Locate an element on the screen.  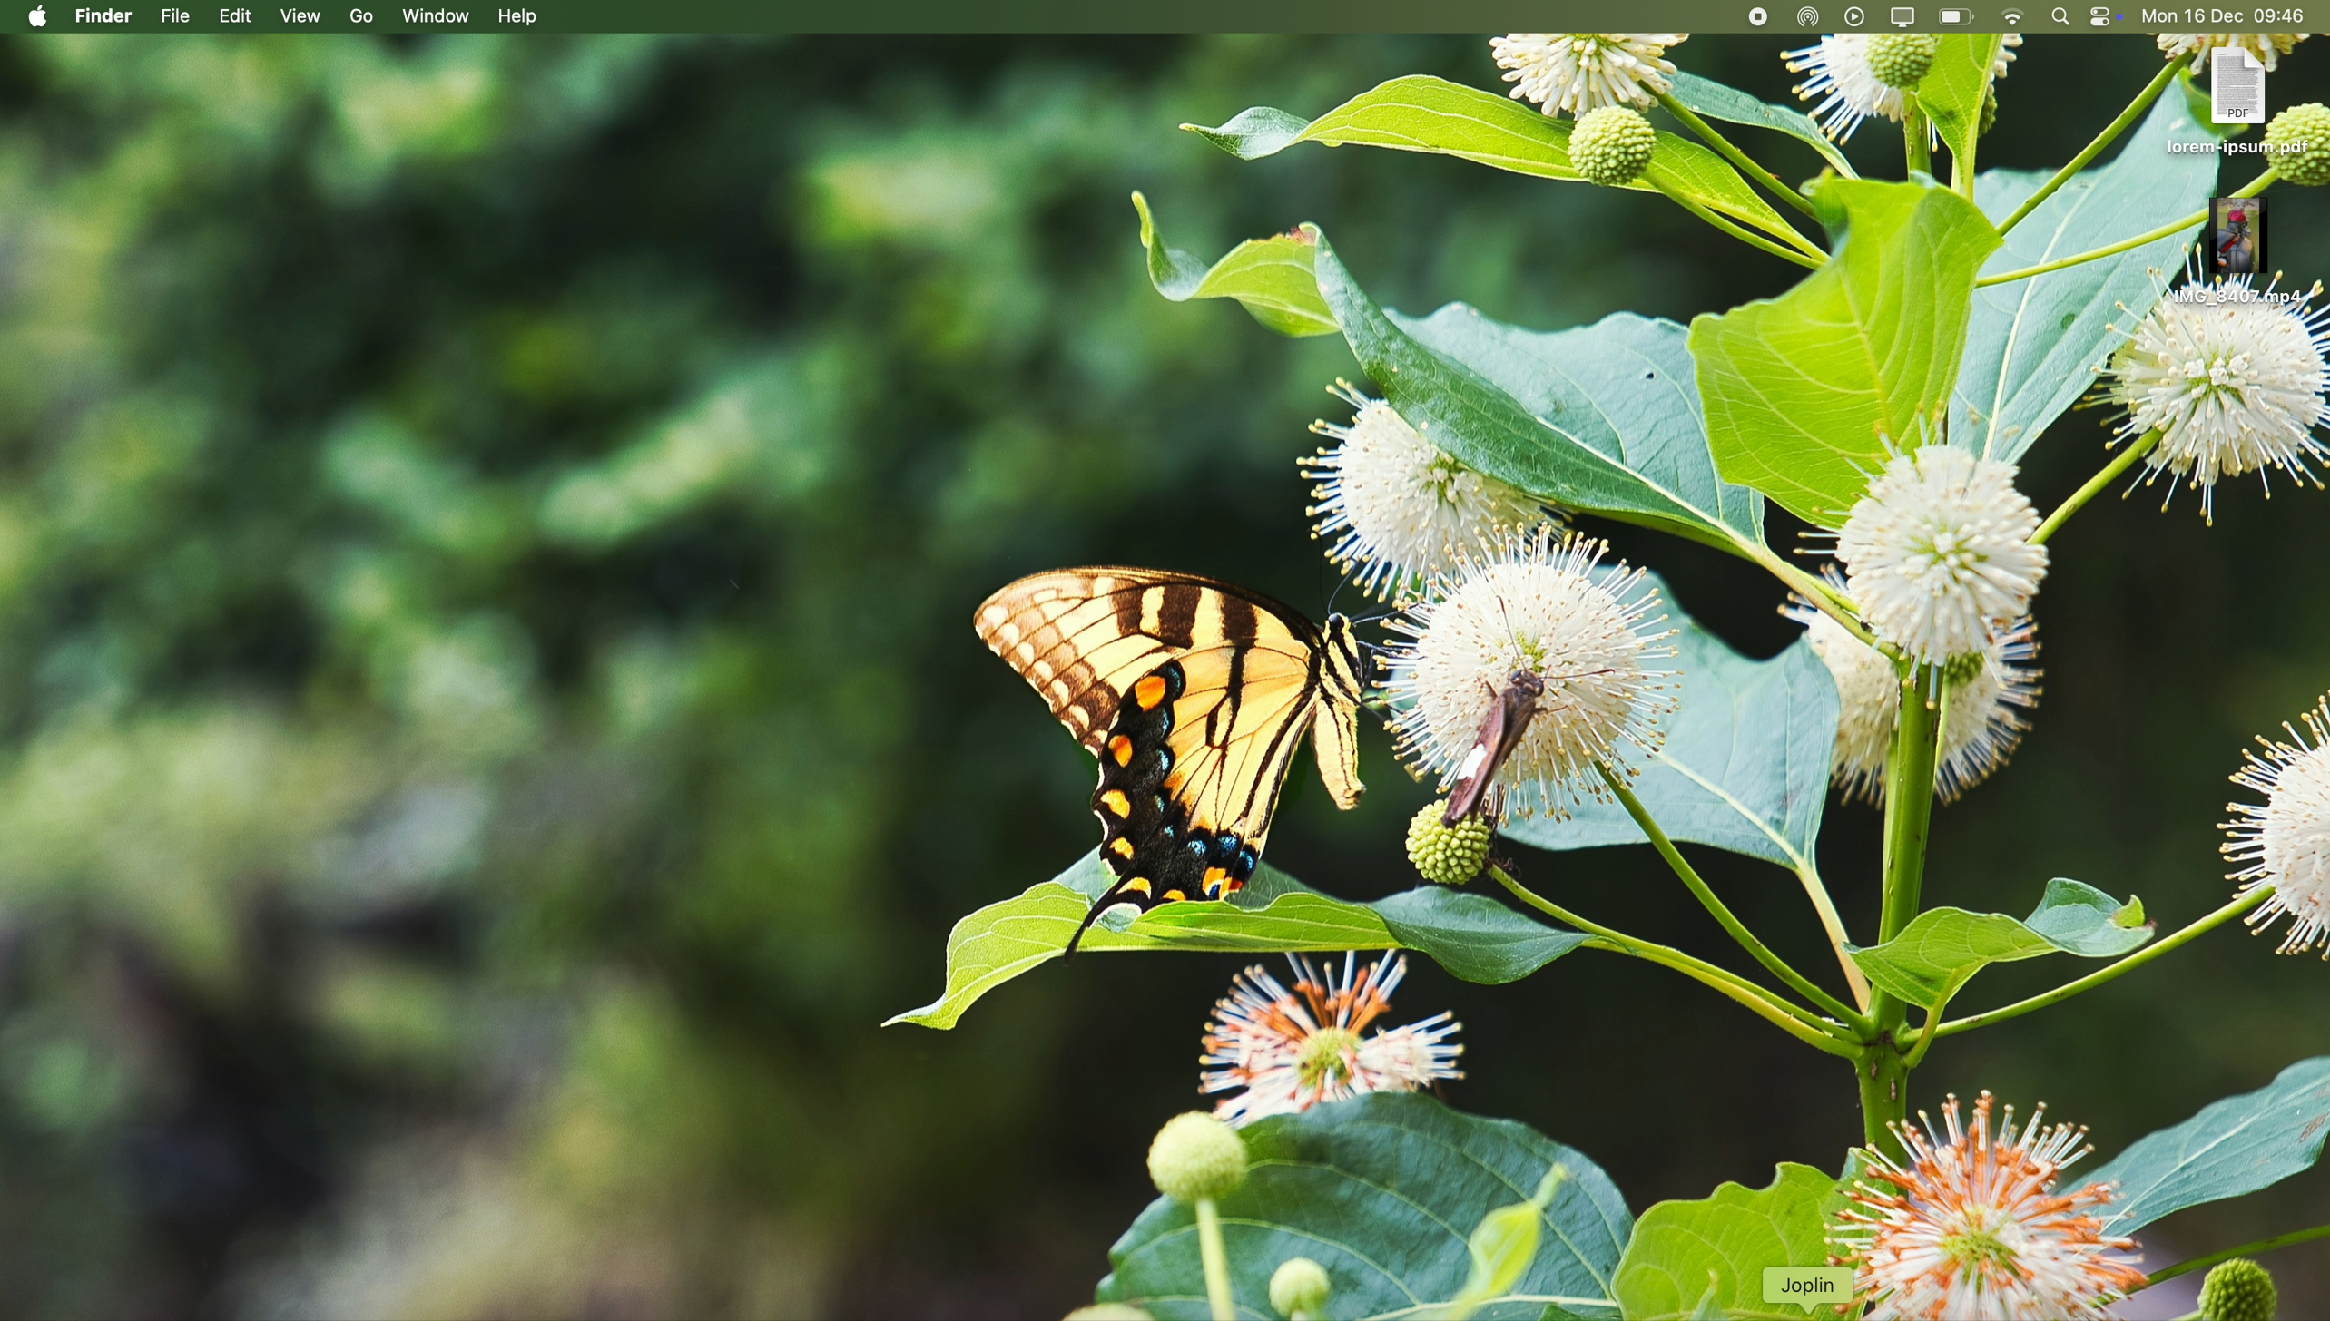
window is located at coordinates (434, 16).